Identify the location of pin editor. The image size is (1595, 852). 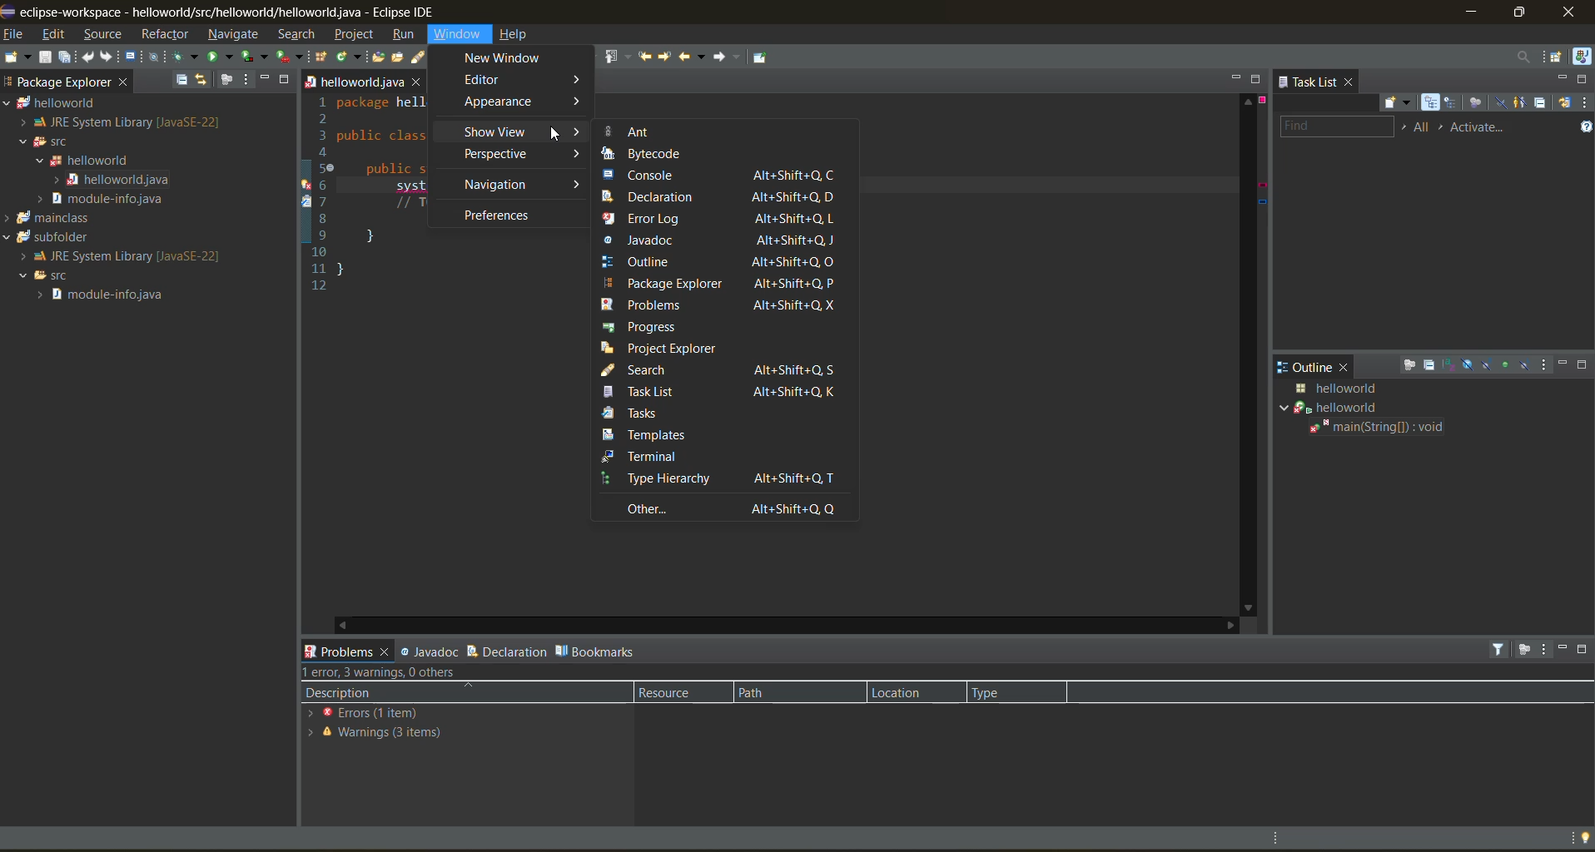
(760, 57).